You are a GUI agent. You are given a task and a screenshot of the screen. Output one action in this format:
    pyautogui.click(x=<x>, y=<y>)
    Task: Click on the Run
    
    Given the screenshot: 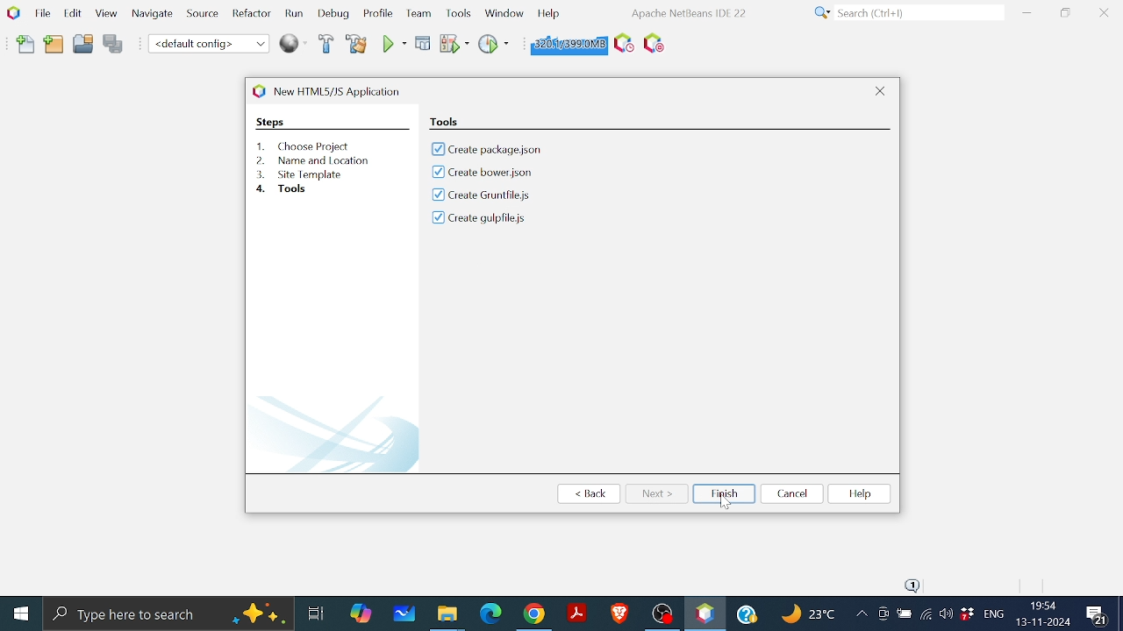 What is the action you would take?
    pyautogui.click(x=392, y=44)
    